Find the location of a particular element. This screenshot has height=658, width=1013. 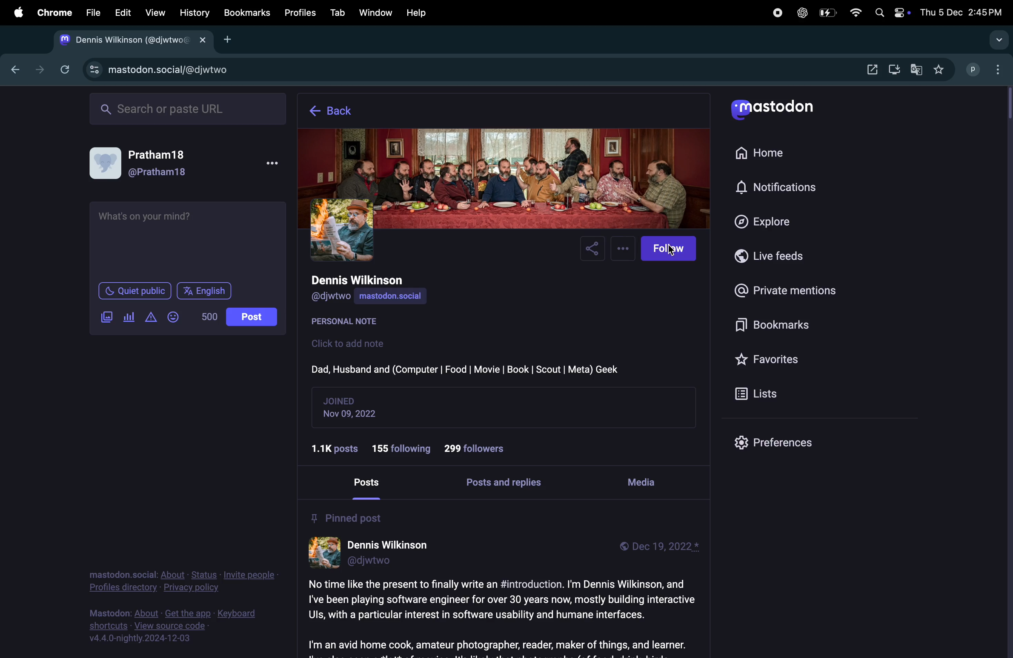

favourites is located at coordinates (944, 69).